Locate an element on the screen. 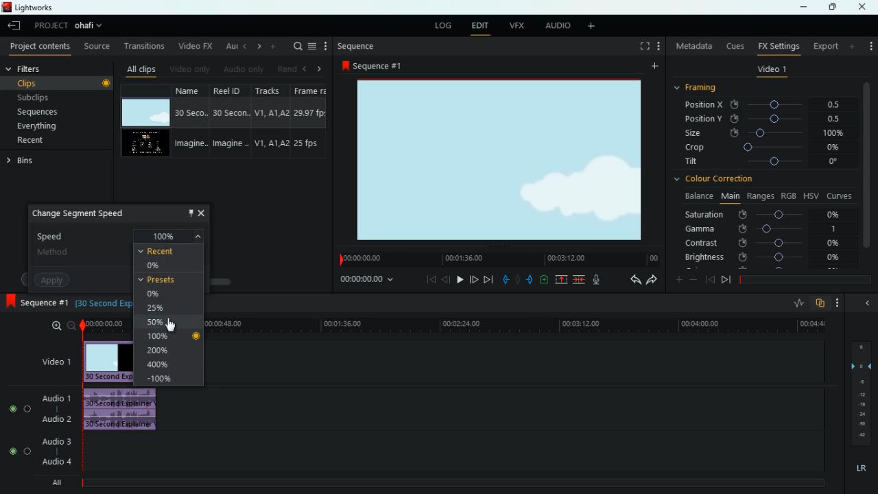  lr is located at coordinates (859, 466).